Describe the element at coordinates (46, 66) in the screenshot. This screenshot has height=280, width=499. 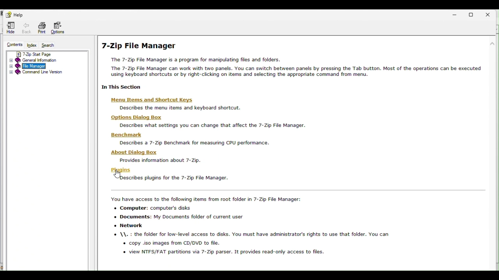
I see `File manager` at that location.